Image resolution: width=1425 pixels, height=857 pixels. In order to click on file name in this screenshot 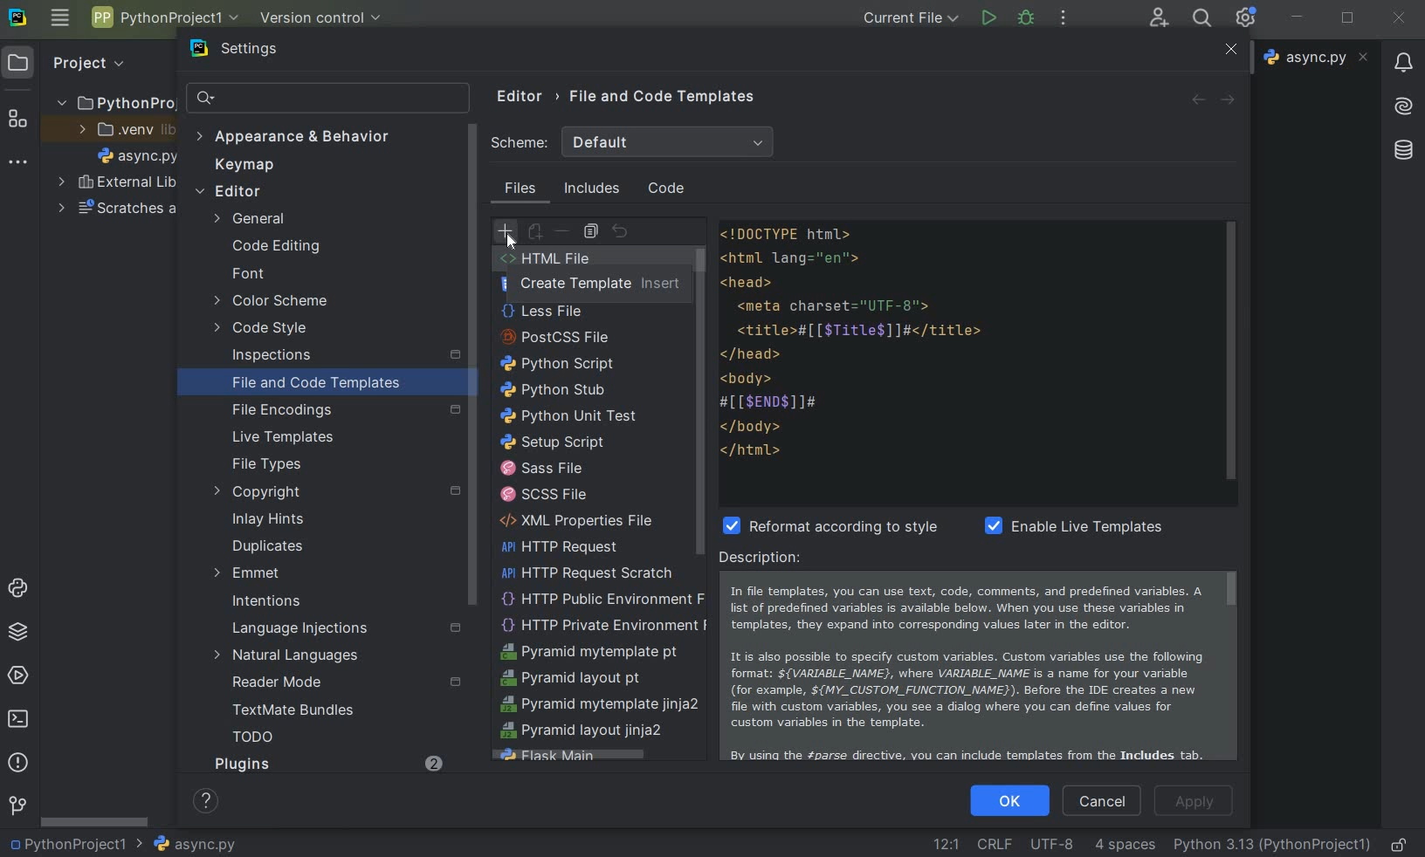, I will do `click(1317, 58)`.